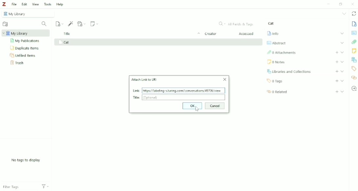 The image size is (358, 191). What do you see at coordinates (276, 43) in the screenshot?
I see `Abstract` at bounding box center [276, 43].